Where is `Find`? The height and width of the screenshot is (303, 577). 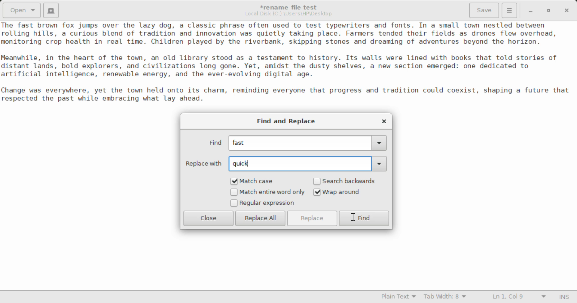
Find is located at coordinates (365, 218).